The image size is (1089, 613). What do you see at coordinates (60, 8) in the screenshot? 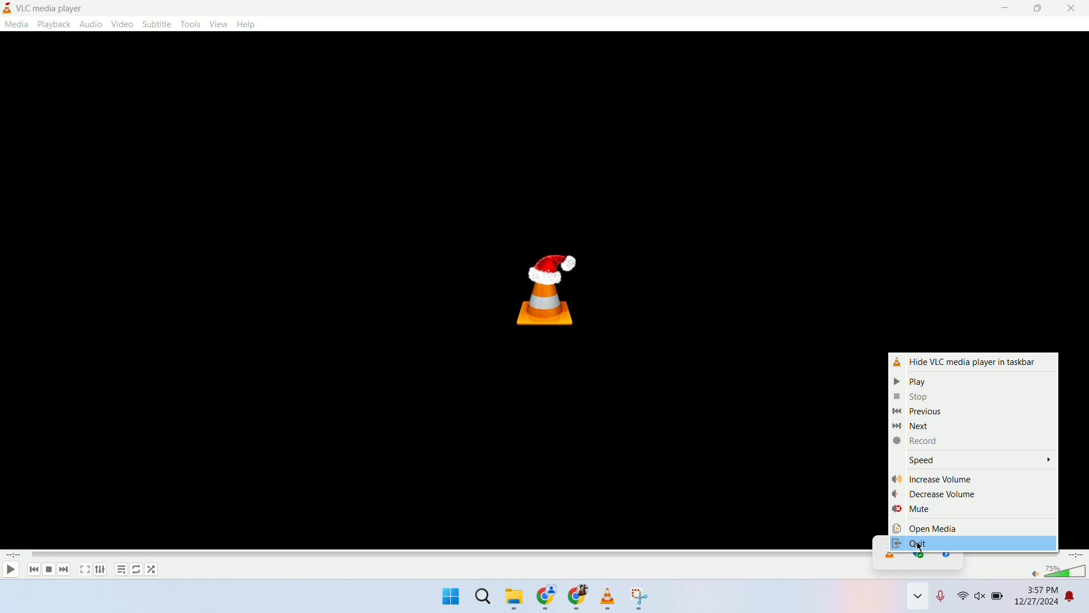
I see `VLC media player` at bounding box center [60, 8].